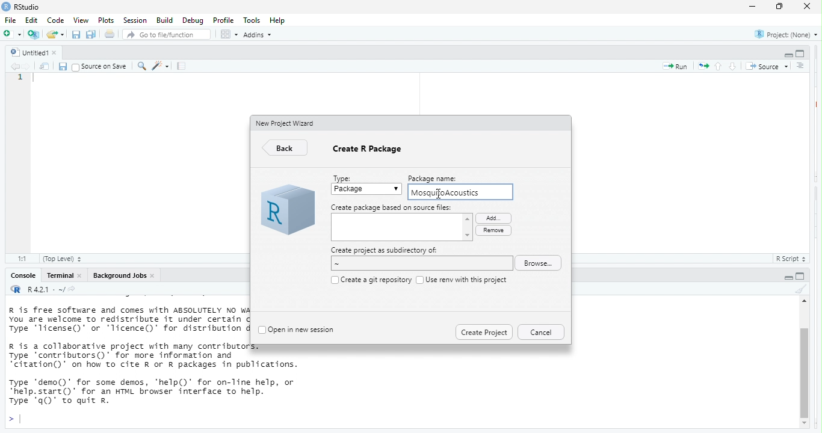 The image size is (822, 433). Describe the element at coordinates (375, 279) in the screenshot. I see `Create a git repository` at that location.